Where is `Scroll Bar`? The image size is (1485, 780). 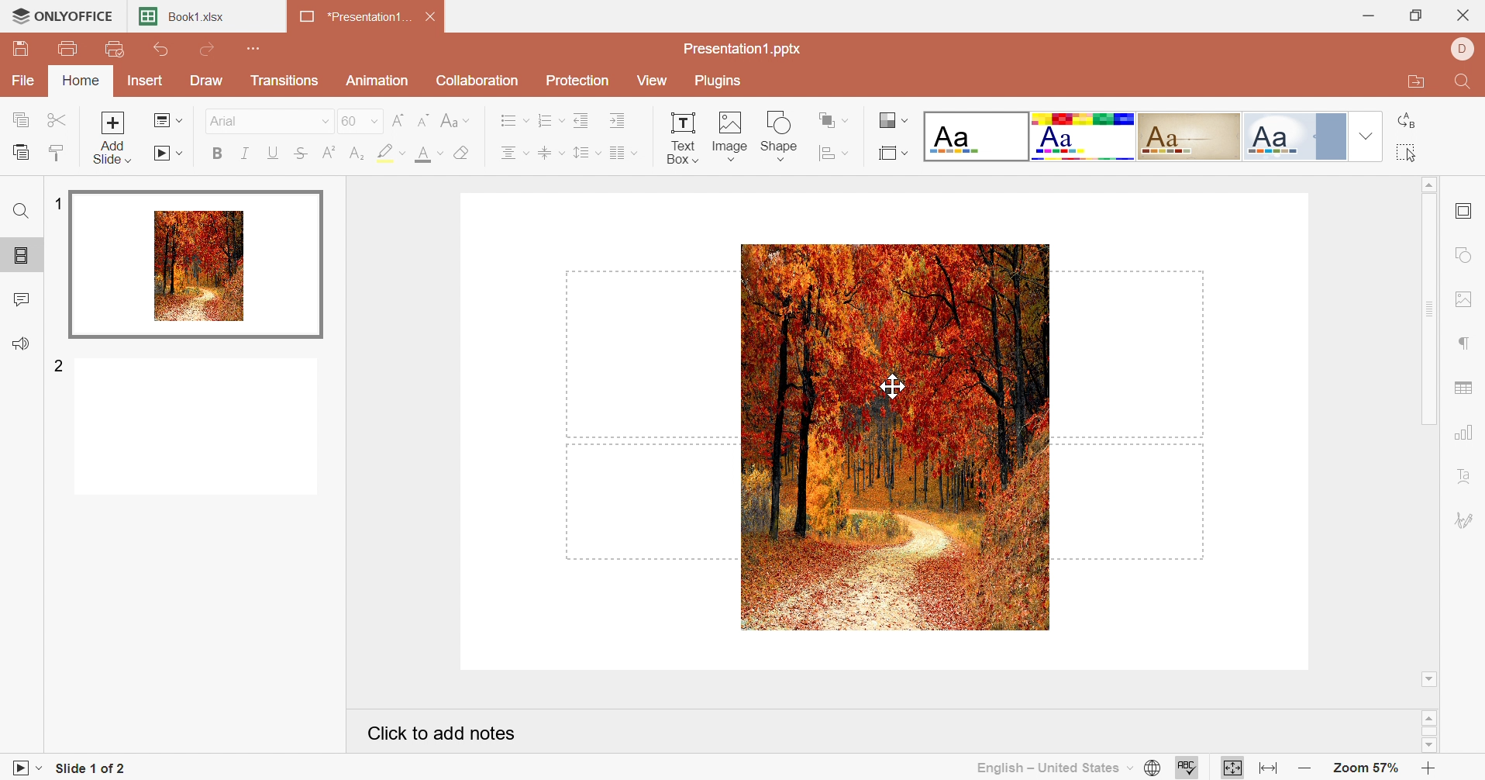
Scroll Bar is located at coordinates (1430, 731).